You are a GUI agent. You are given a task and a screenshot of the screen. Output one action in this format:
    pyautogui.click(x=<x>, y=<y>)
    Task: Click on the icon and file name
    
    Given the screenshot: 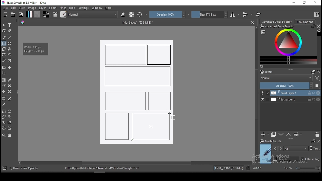 What is the action you would take?
    pyautogui.click(x=25, y=3)
    